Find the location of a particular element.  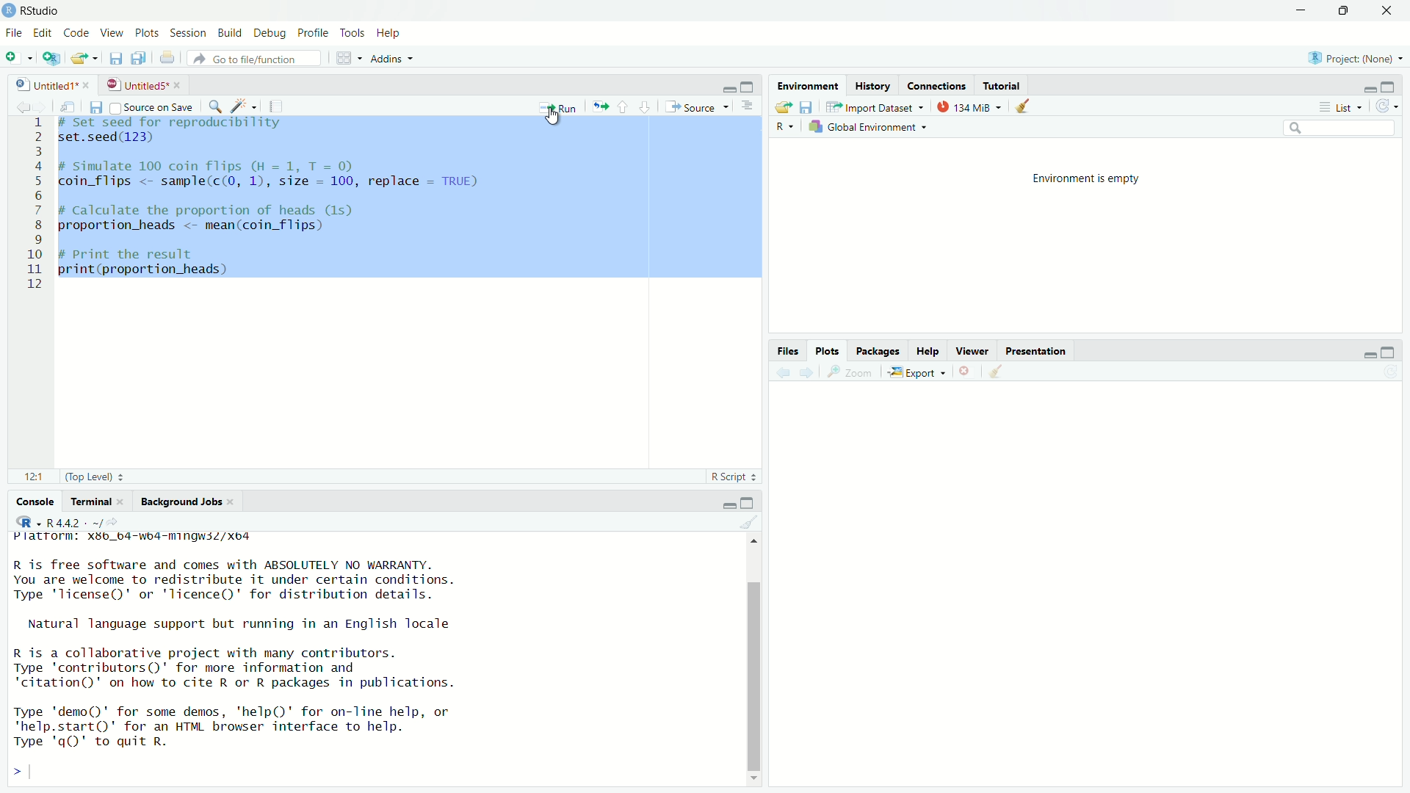

# set seed for reproducibility is located at coordinates (183, 123).